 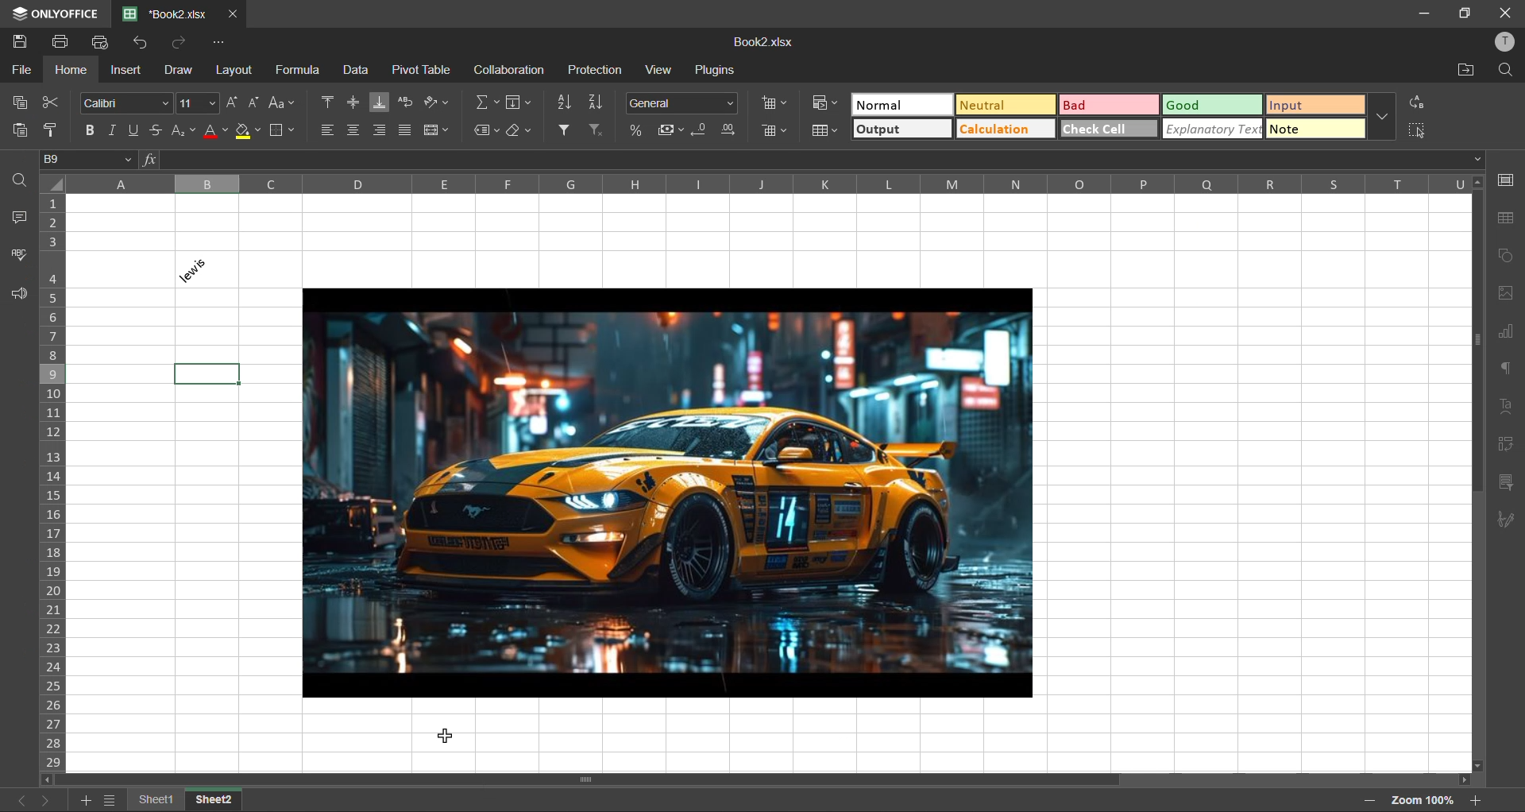 What do you see at coordinates (404, 130) in the screenshot?
I see `justified` at bounding box center [404, 130].